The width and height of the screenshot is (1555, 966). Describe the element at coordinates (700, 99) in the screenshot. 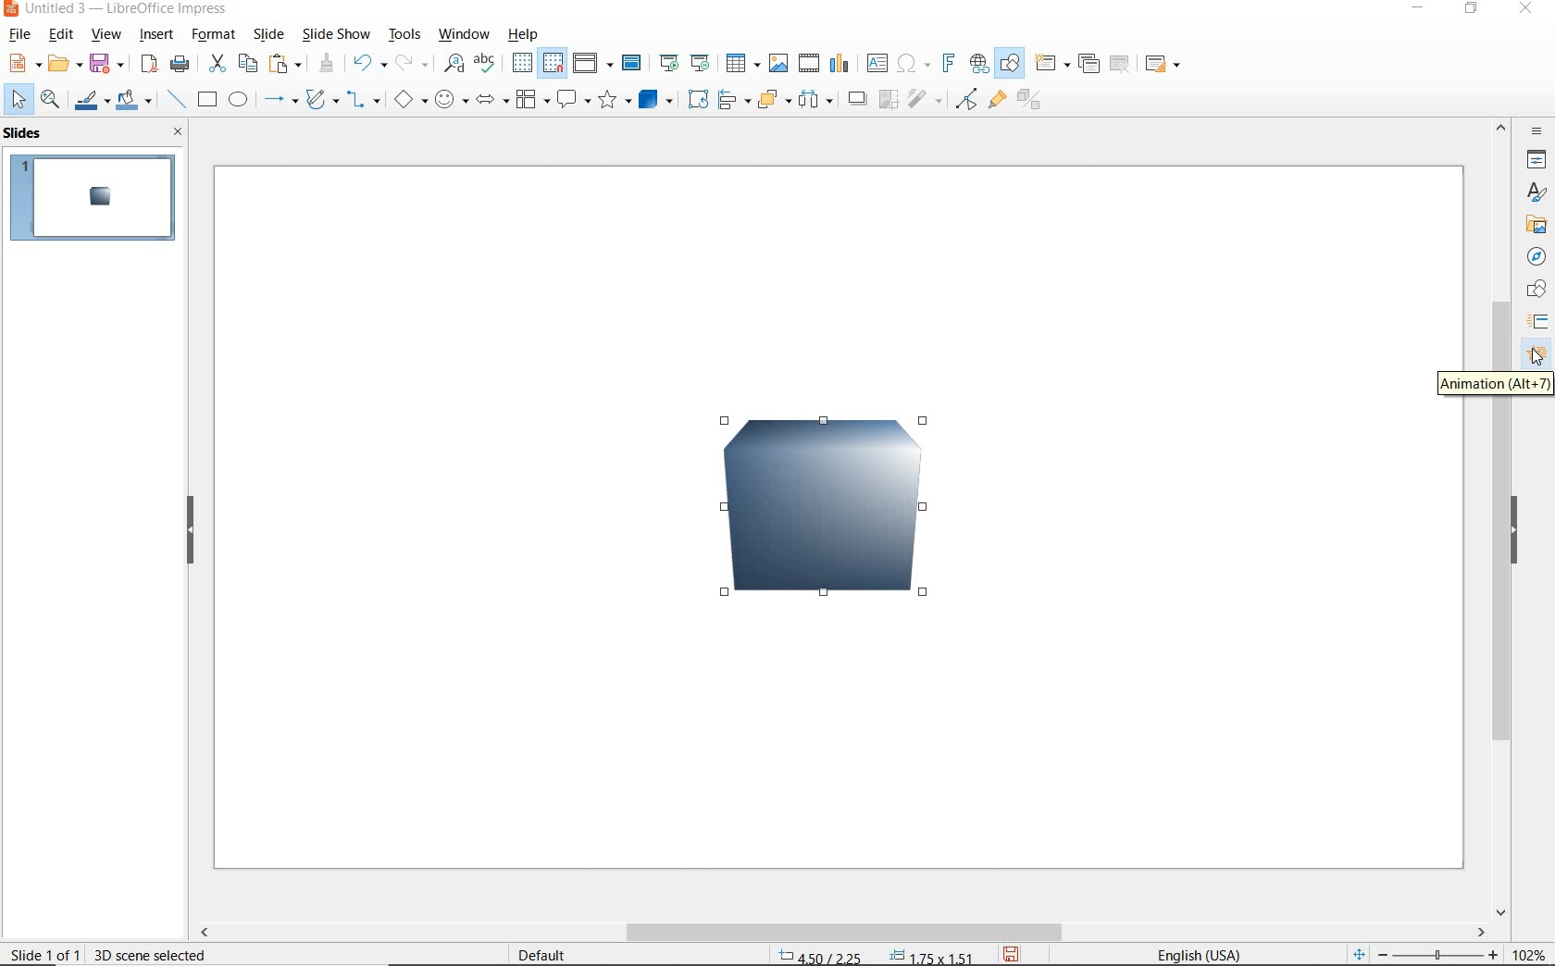

I see `rotate` at that location.